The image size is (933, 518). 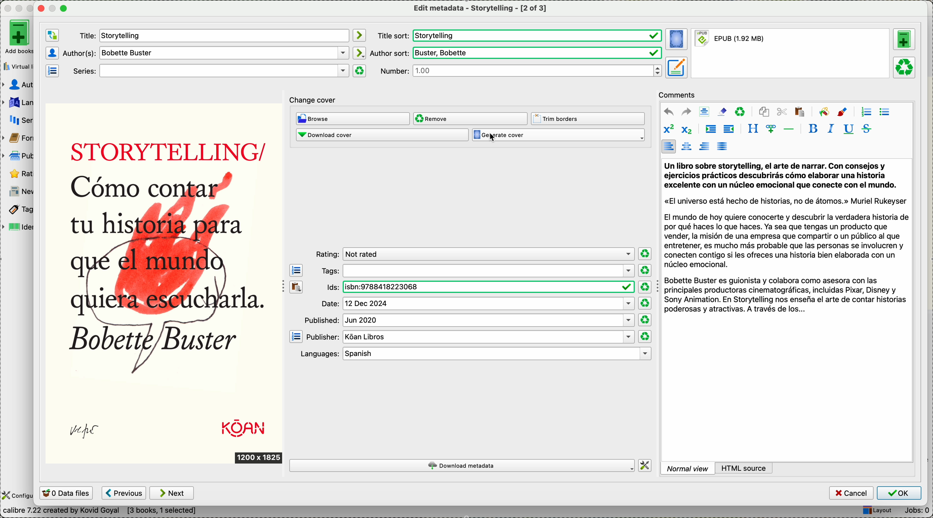 I want to click on add a format to this book, so click(x=904, y=40).